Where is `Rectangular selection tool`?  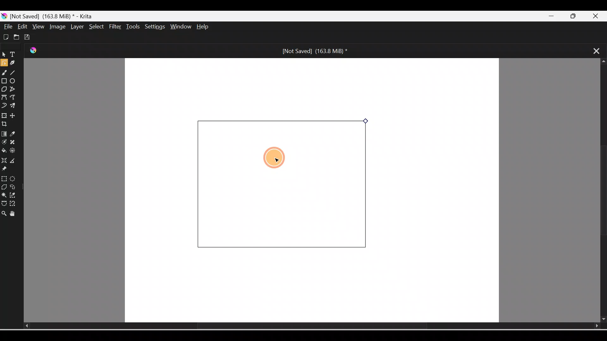
Rectangular selection tool is located at coordinates (4, 177).